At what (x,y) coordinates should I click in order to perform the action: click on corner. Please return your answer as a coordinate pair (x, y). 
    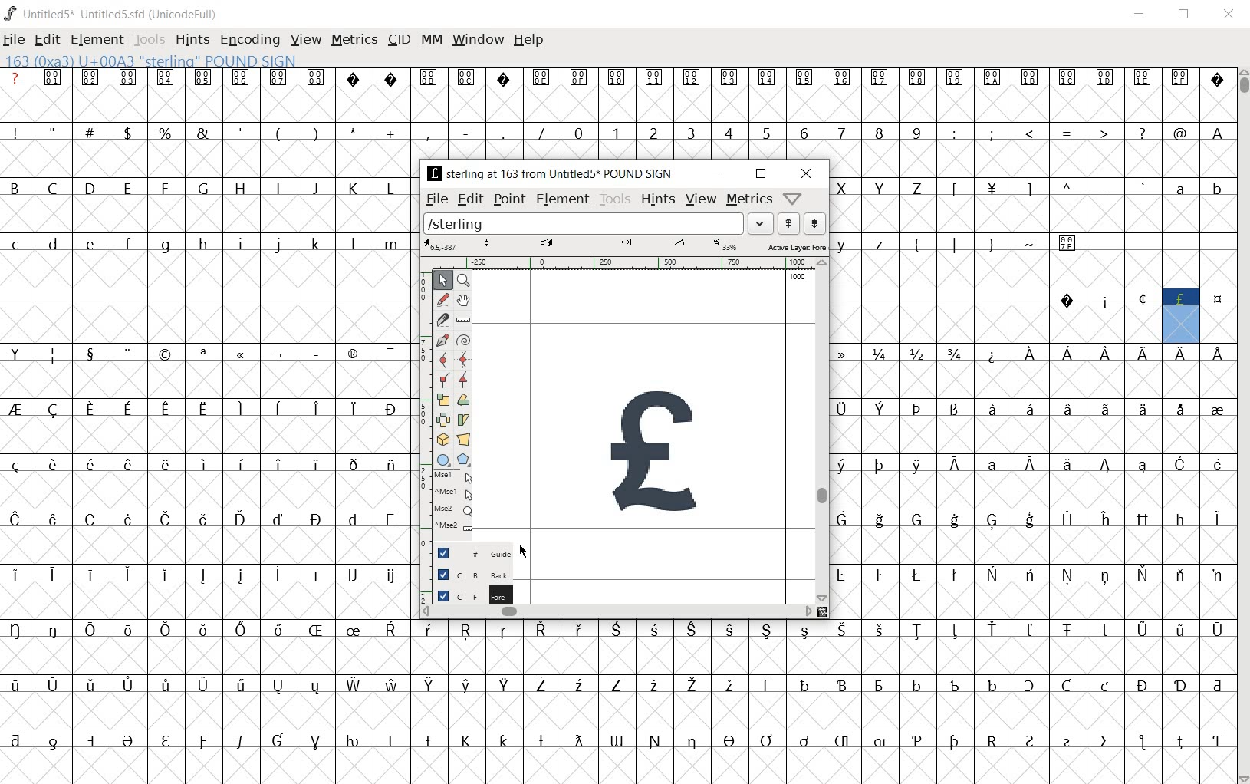
    Looking at the image, I should click on (446, 383).